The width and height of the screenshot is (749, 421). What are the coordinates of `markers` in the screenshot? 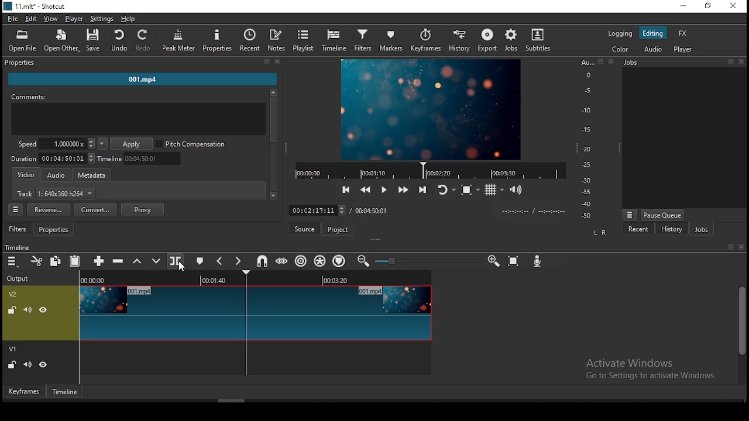 It's located at (393, 41).